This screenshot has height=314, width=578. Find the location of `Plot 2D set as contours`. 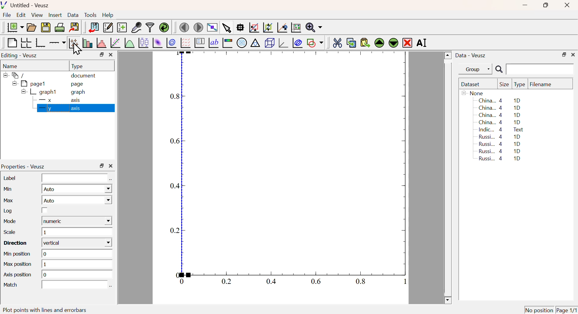

Plot 2D set as contours is located at coordinates (171, 43).